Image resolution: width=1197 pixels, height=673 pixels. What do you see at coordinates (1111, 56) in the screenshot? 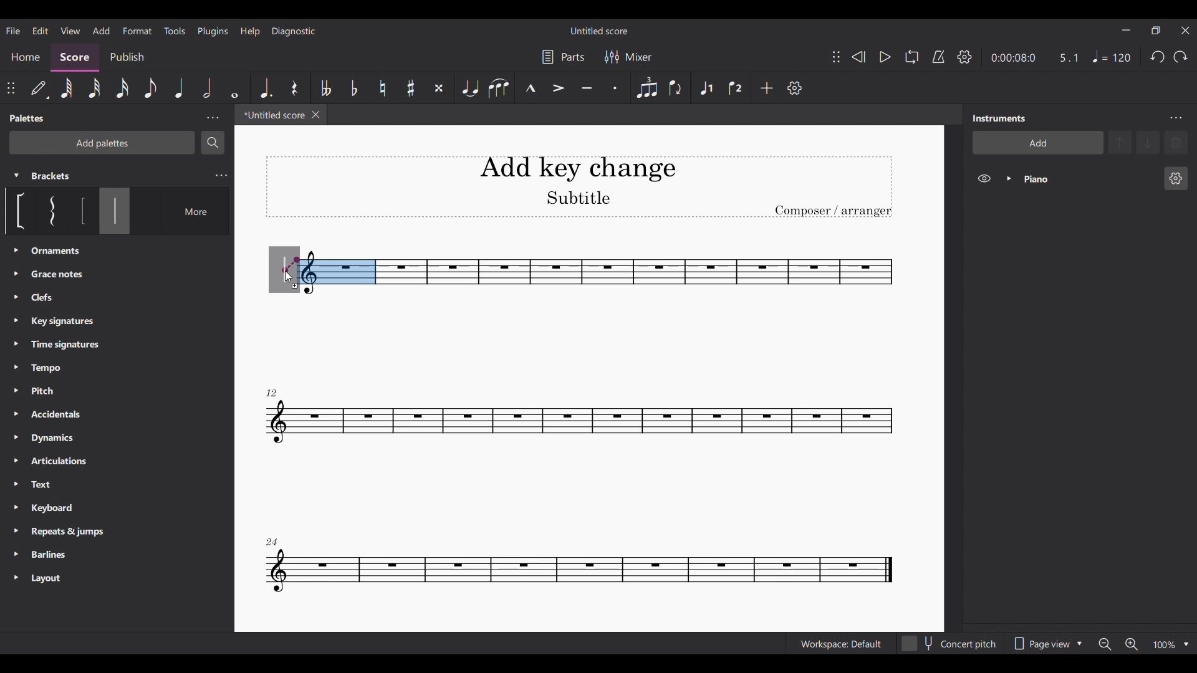
I see `Quarter note` at bounding box center [1111, 56].